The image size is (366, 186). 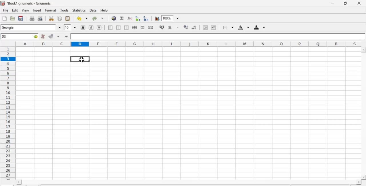 What do you see at coordinates (180, 112) in the screenshot?
I see `Worksheet` at bounding box center [180, 112].